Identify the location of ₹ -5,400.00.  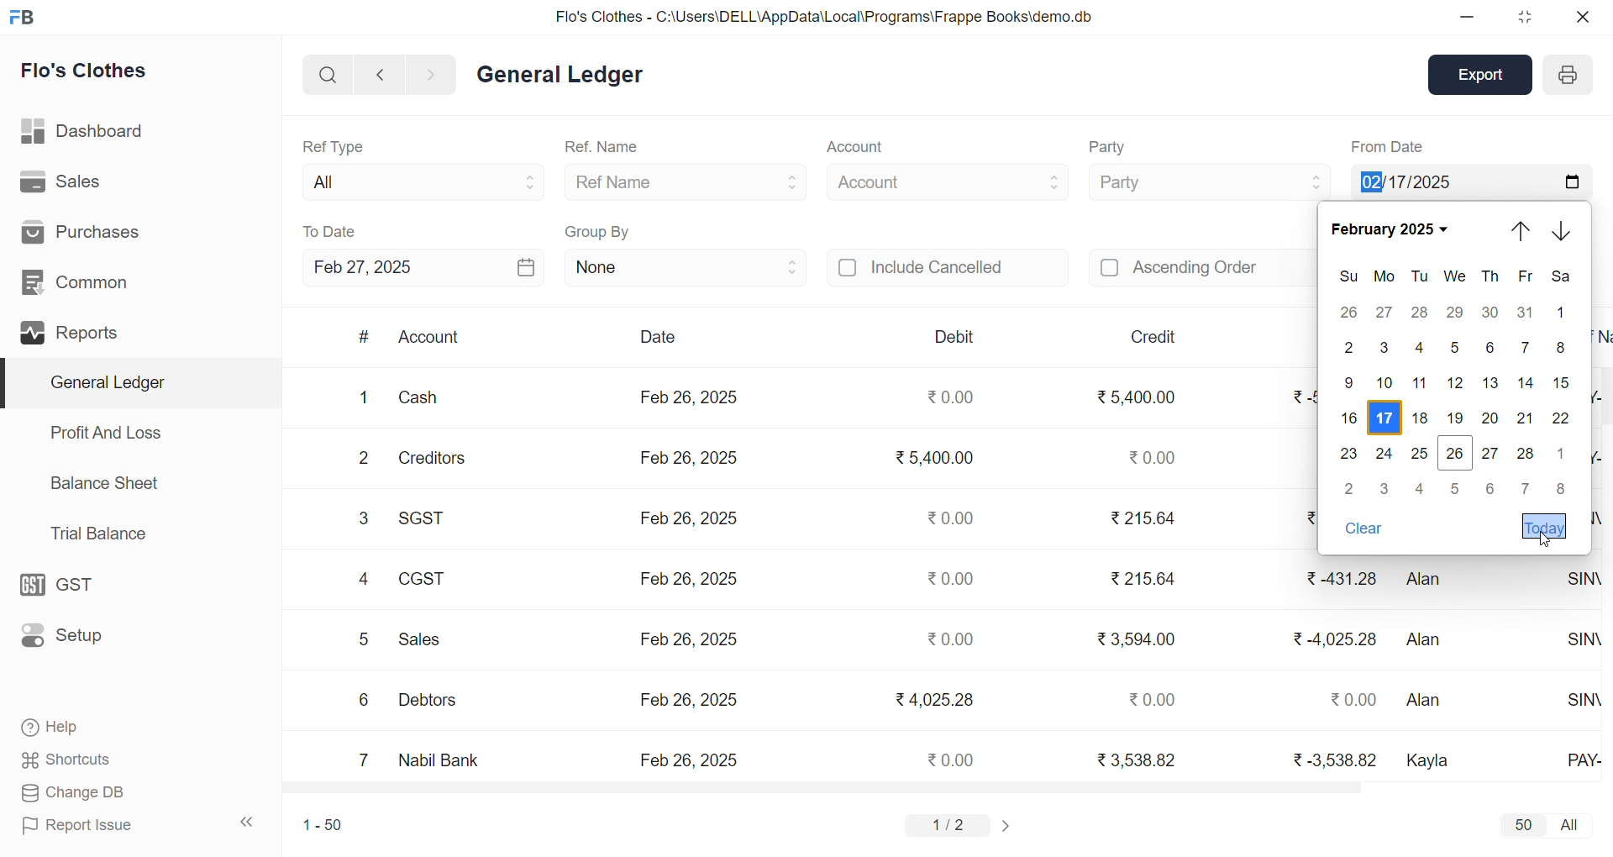
(1299, 397).